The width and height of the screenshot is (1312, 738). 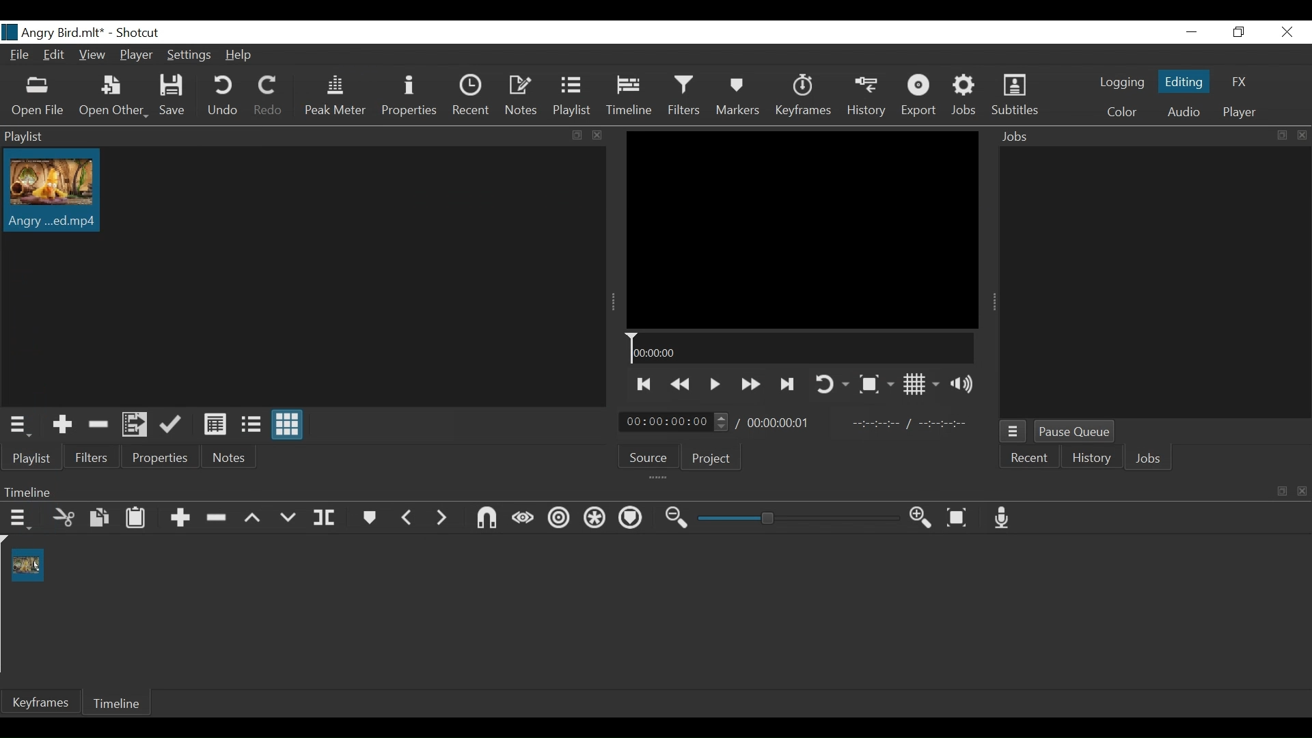 What do you see at coordinates (966, 96) in the screenshot?
I see `Jobs` at bounding box center [966, 96].